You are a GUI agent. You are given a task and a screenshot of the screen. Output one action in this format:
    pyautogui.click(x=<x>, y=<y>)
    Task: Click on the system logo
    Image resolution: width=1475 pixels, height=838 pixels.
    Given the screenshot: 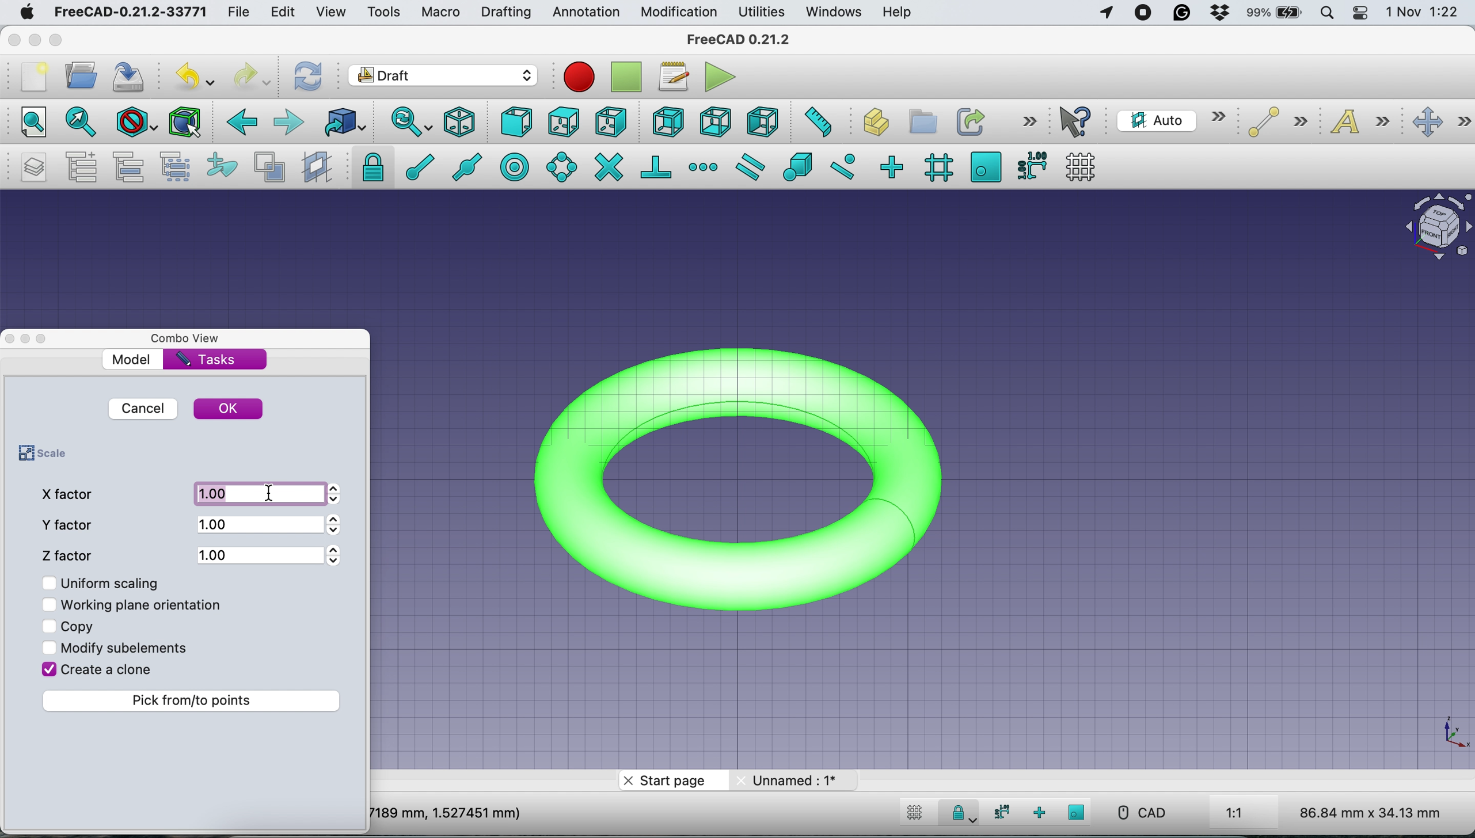 What is the action you would take?
    pyautogui.click(x=24, y=14)
    